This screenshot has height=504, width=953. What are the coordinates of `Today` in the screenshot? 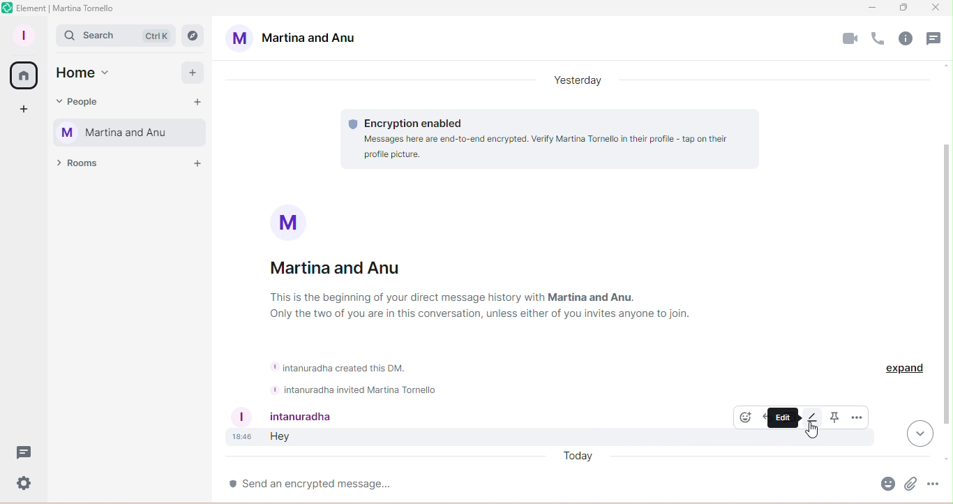 It's located at (574, 458).